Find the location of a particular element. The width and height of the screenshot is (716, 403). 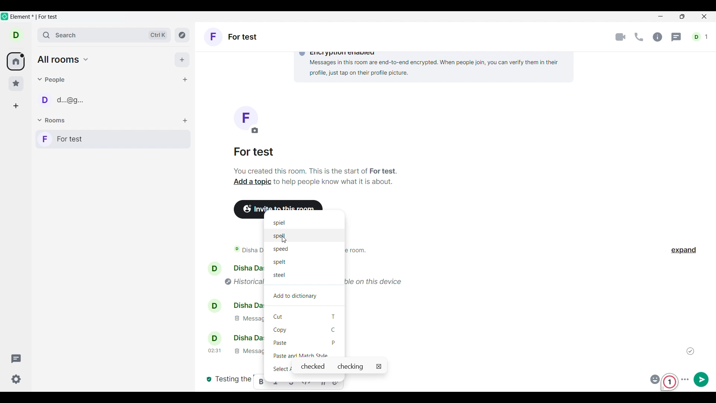

Show all rooms is located at coordinates (63, 59).